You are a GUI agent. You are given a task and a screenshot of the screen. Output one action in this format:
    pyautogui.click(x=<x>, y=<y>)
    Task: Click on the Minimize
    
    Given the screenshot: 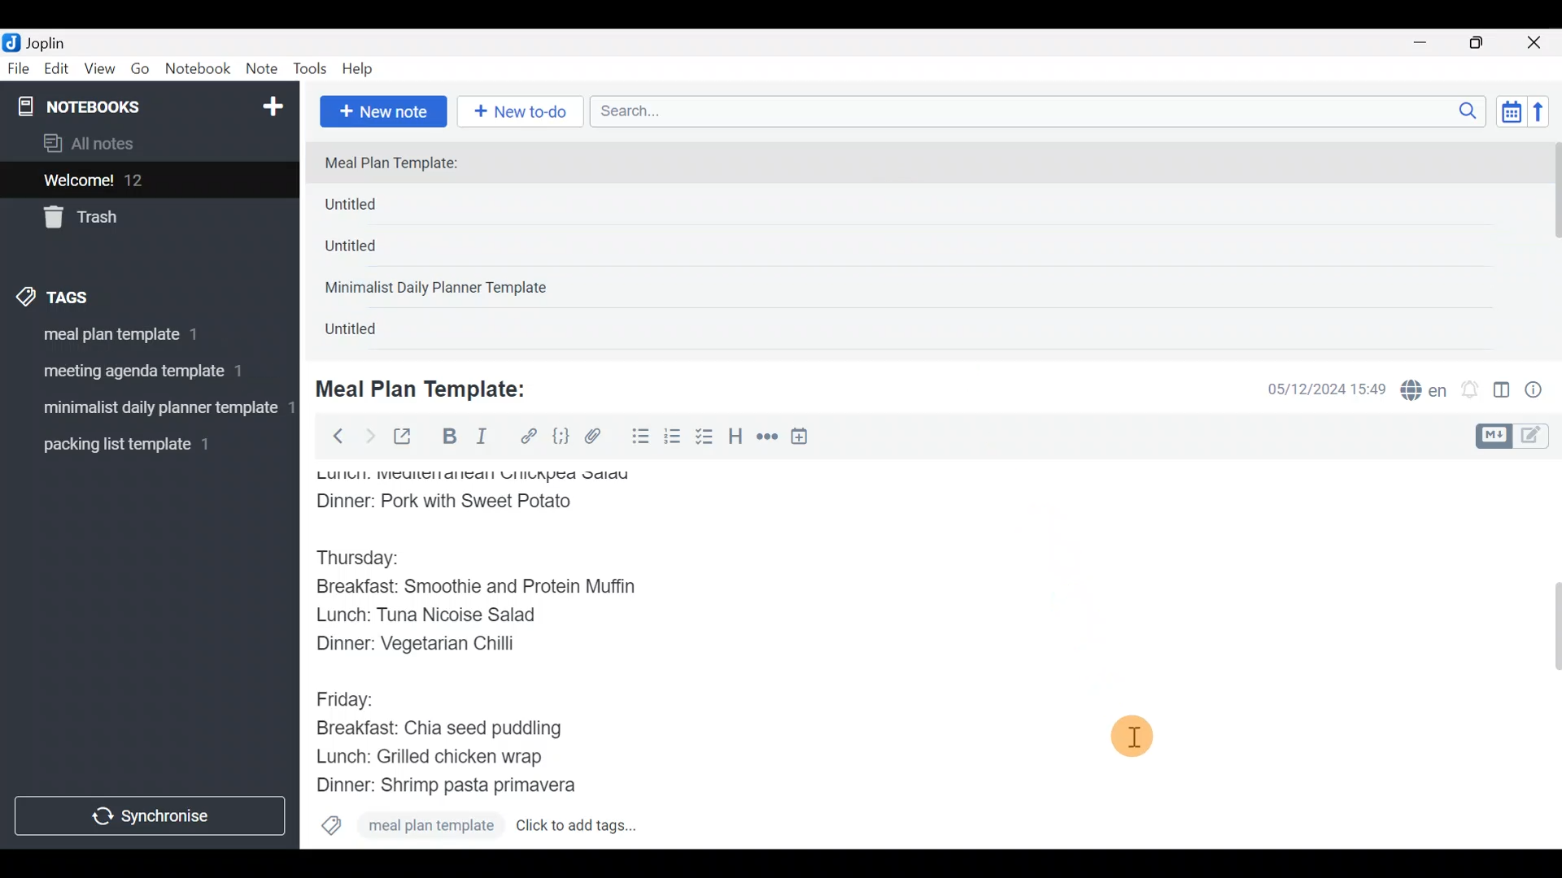 What is the action you would take?
    pyautogui.click(x=1429, y=41)
    